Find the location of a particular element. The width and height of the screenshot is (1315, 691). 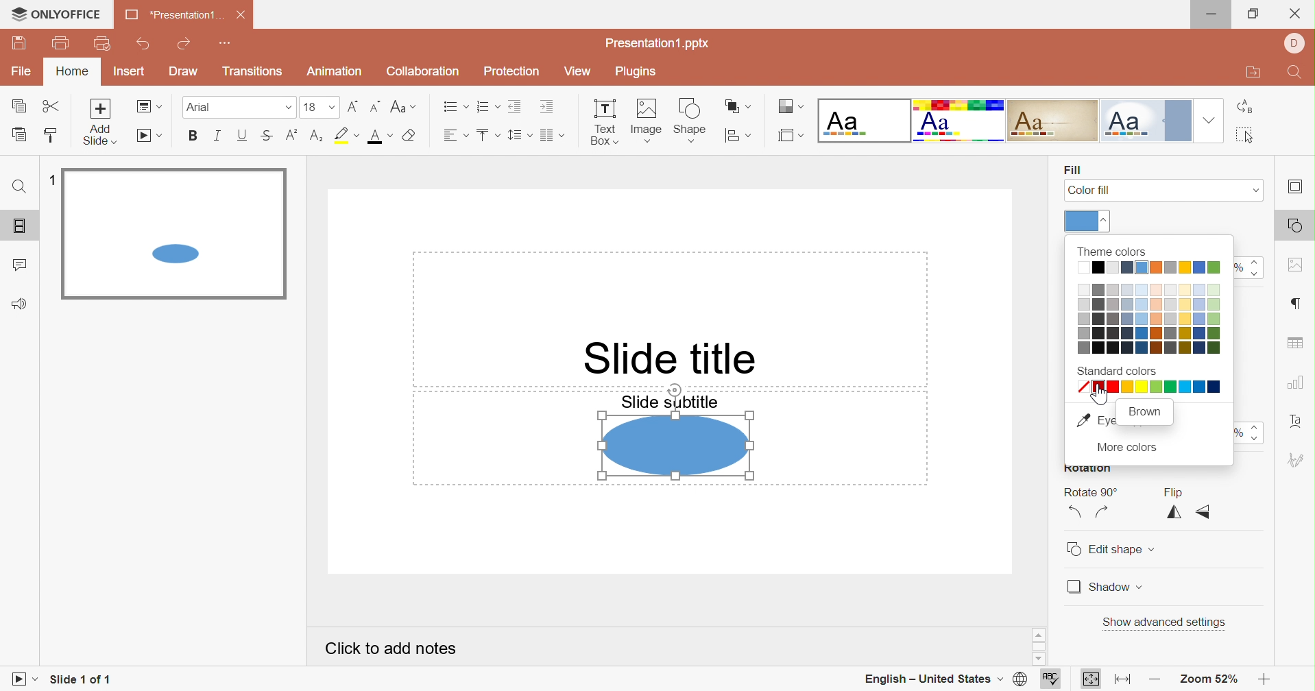

Zoom 52% is located at coordinates (1210, 680).